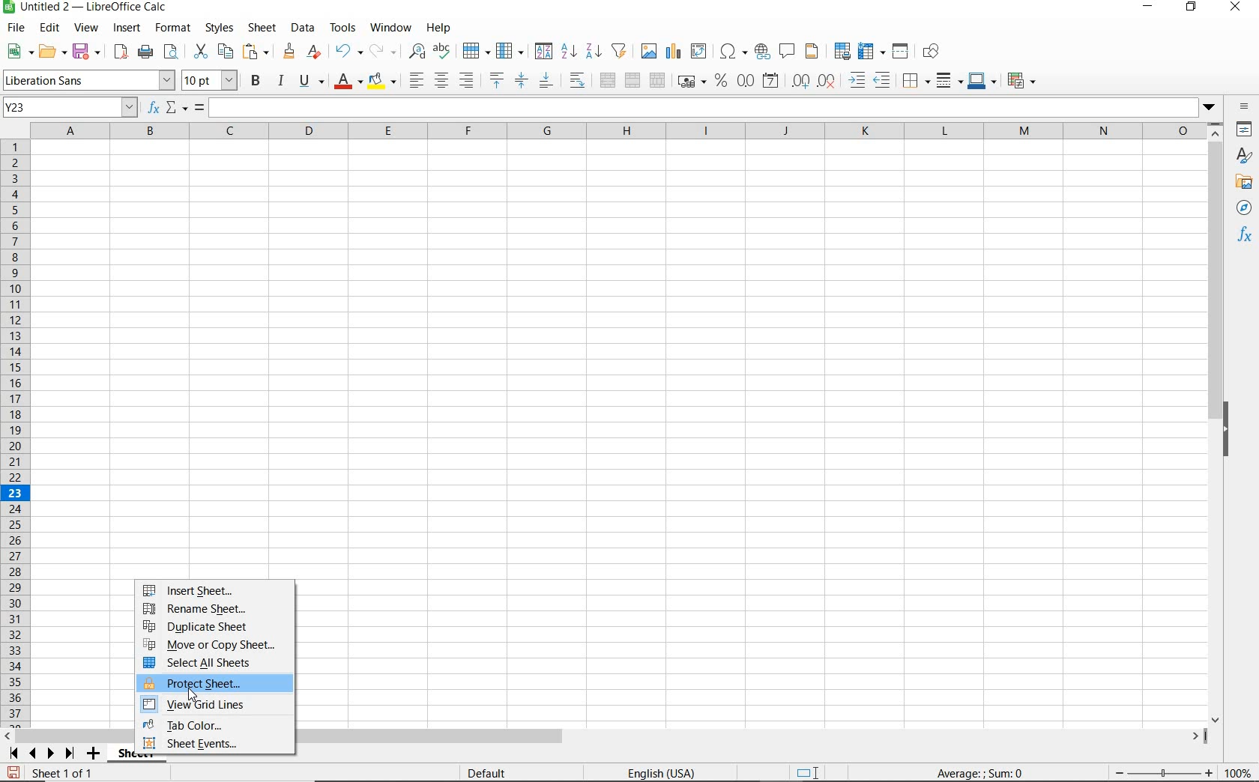 Image resolution: width=1259 pixels, height=782 pixels. What do you see at coordinates (1246, 237) in the screenshot?
I see `FUNCTIONS` at bounding box center [1246, 237].